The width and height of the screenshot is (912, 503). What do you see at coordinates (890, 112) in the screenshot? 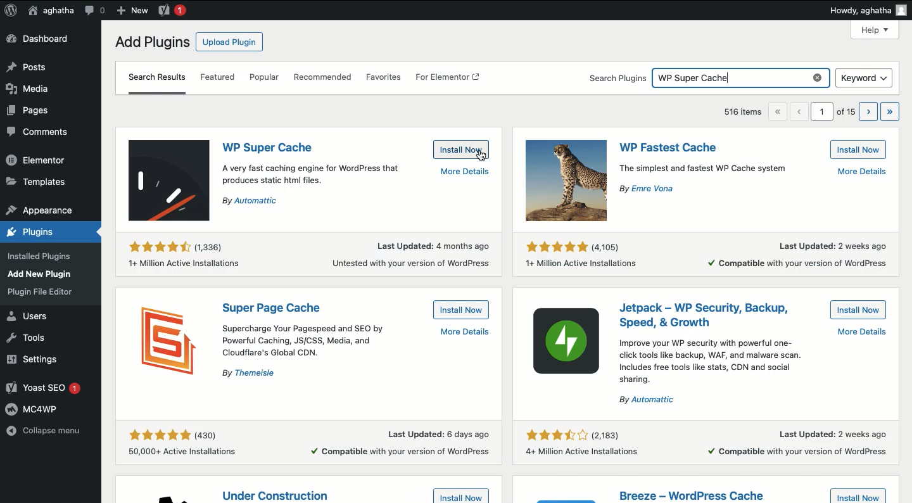
I see `last page` at bounding box center [890, 112].